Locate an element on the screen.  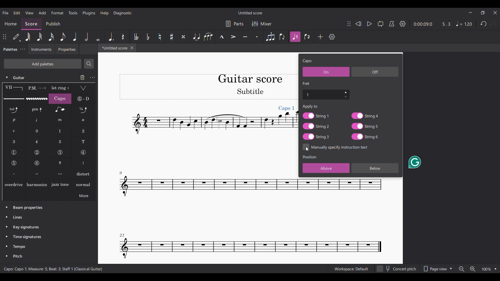
LH guitar fingering T is located at coordinates (84, 142).